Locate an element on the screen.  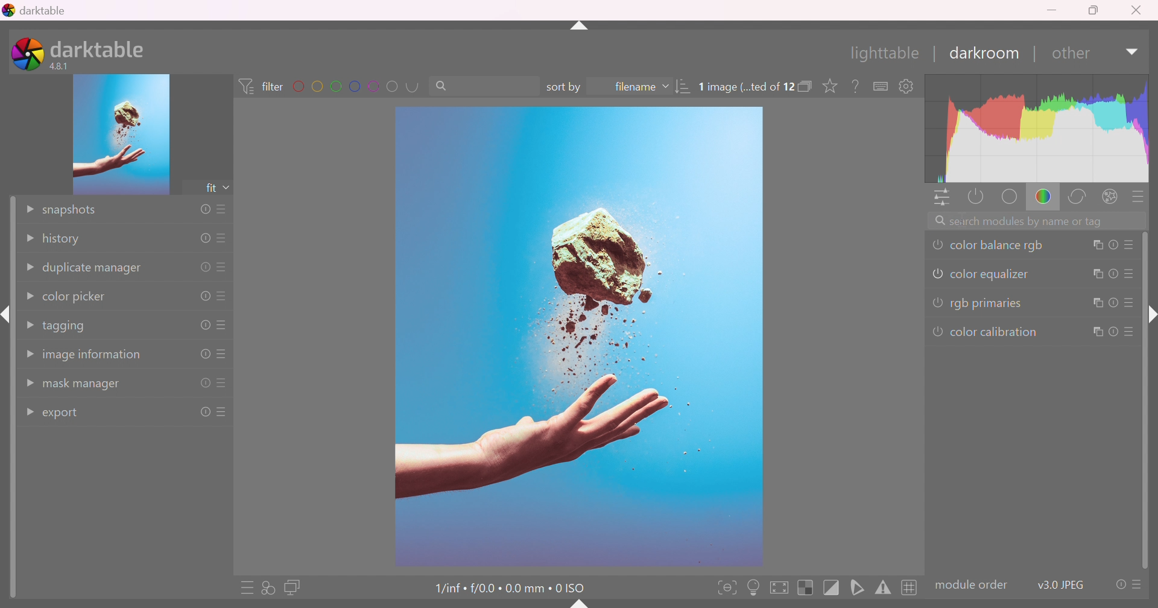
search is located at coordinates (470, 86).